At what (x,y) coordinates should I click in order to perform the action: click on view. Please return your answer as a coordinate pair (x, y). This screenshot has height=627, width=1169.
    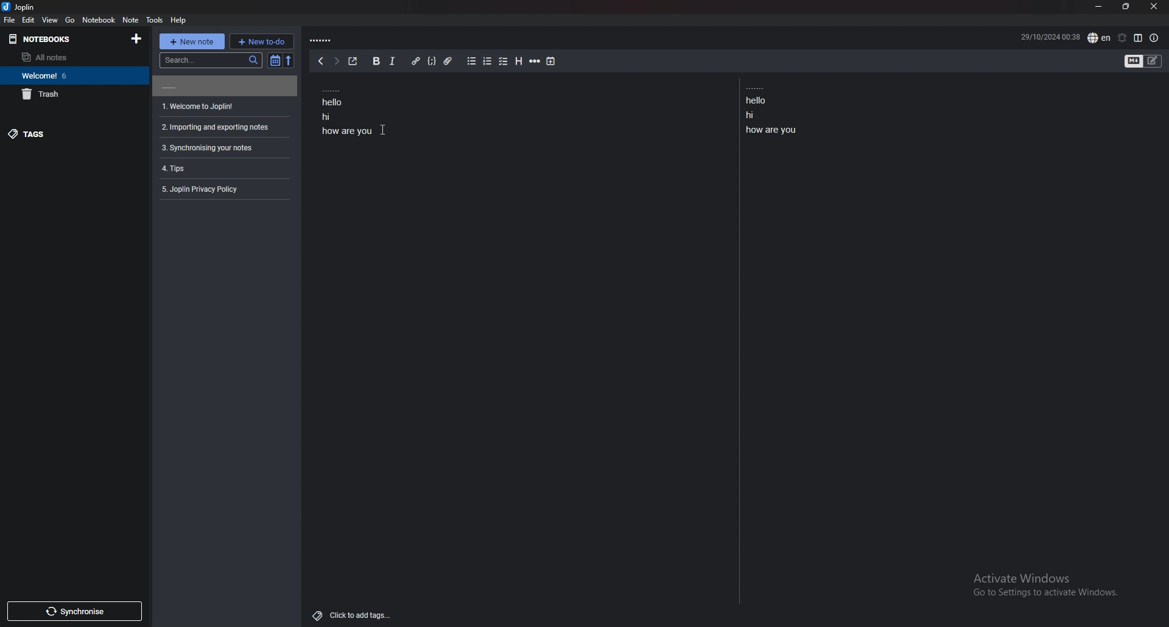
    Looking at the image, I should click on (51, 20).